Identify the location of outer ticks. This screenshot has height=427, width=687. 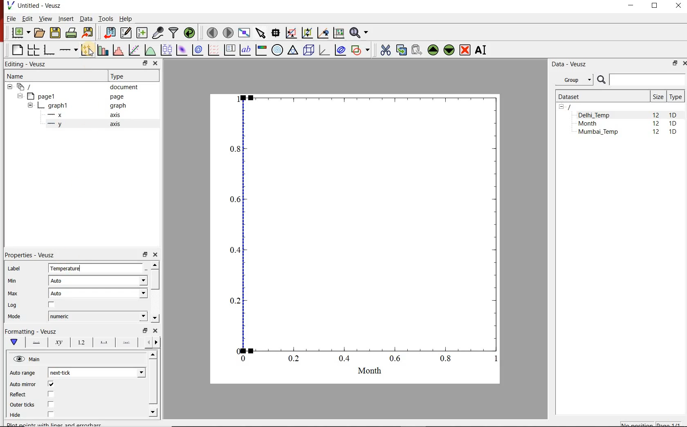
(22, 405).